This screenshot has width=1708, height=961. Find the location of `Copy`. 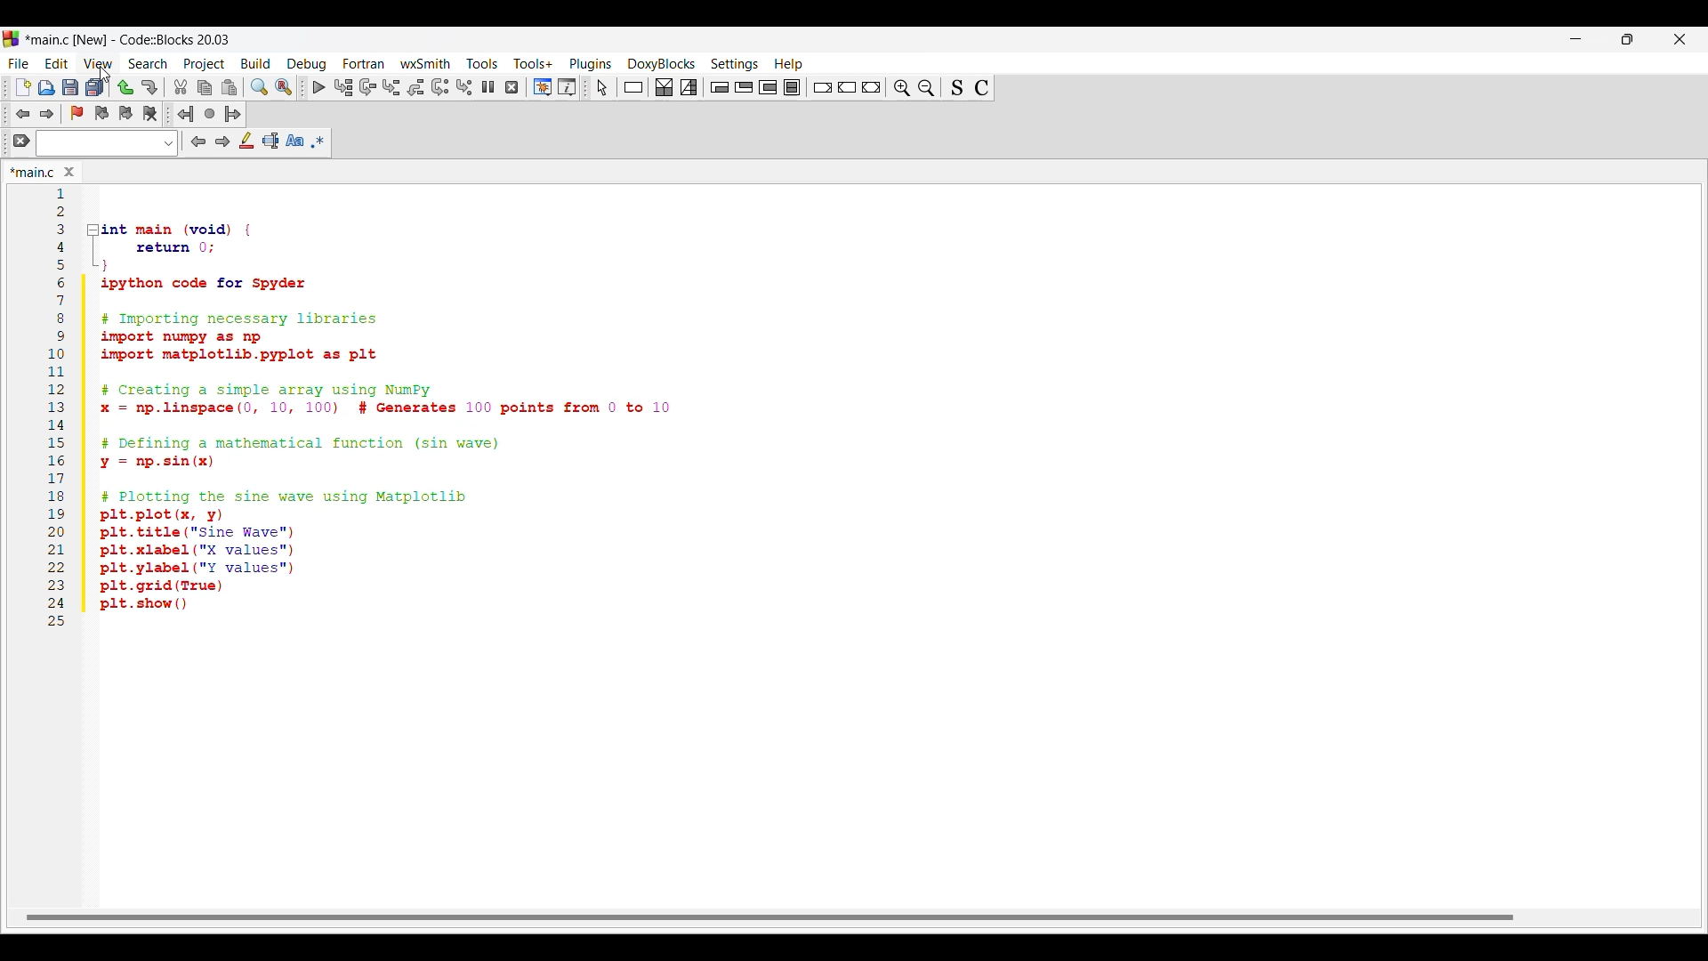

Copy is located at coordinates (205, 88).